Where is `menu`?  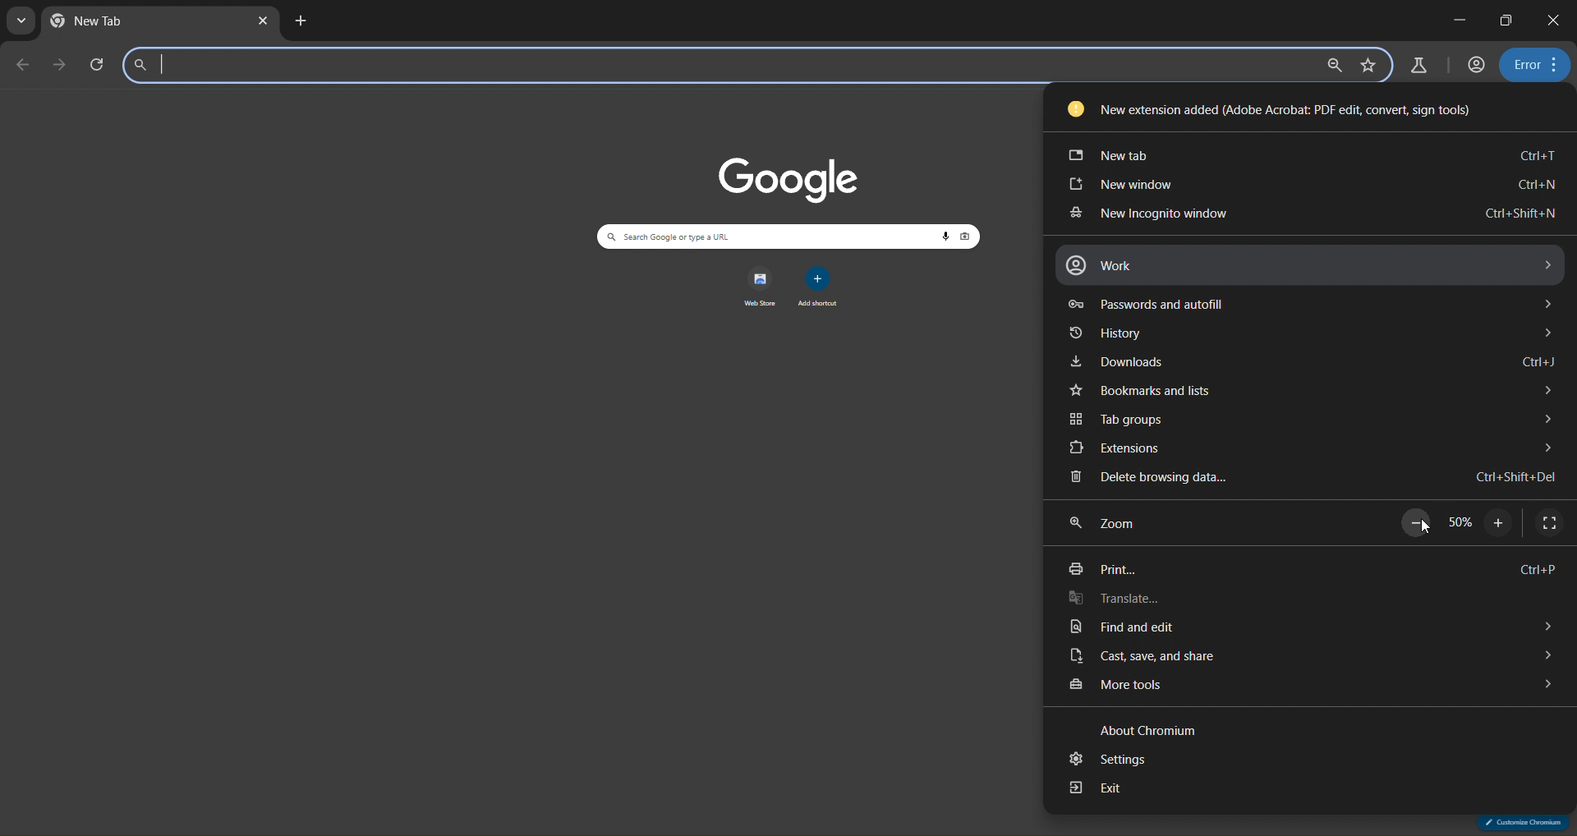
menu is located at coordinates (1537, 65).